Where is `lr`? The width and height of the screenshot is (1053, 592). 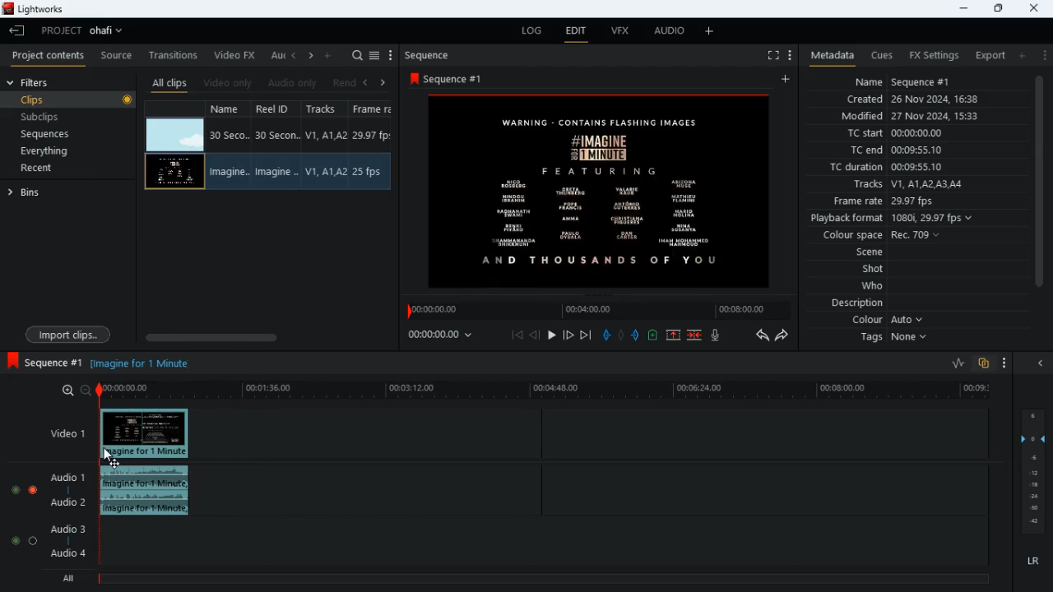
lr is located at coordinates (1028, 562).